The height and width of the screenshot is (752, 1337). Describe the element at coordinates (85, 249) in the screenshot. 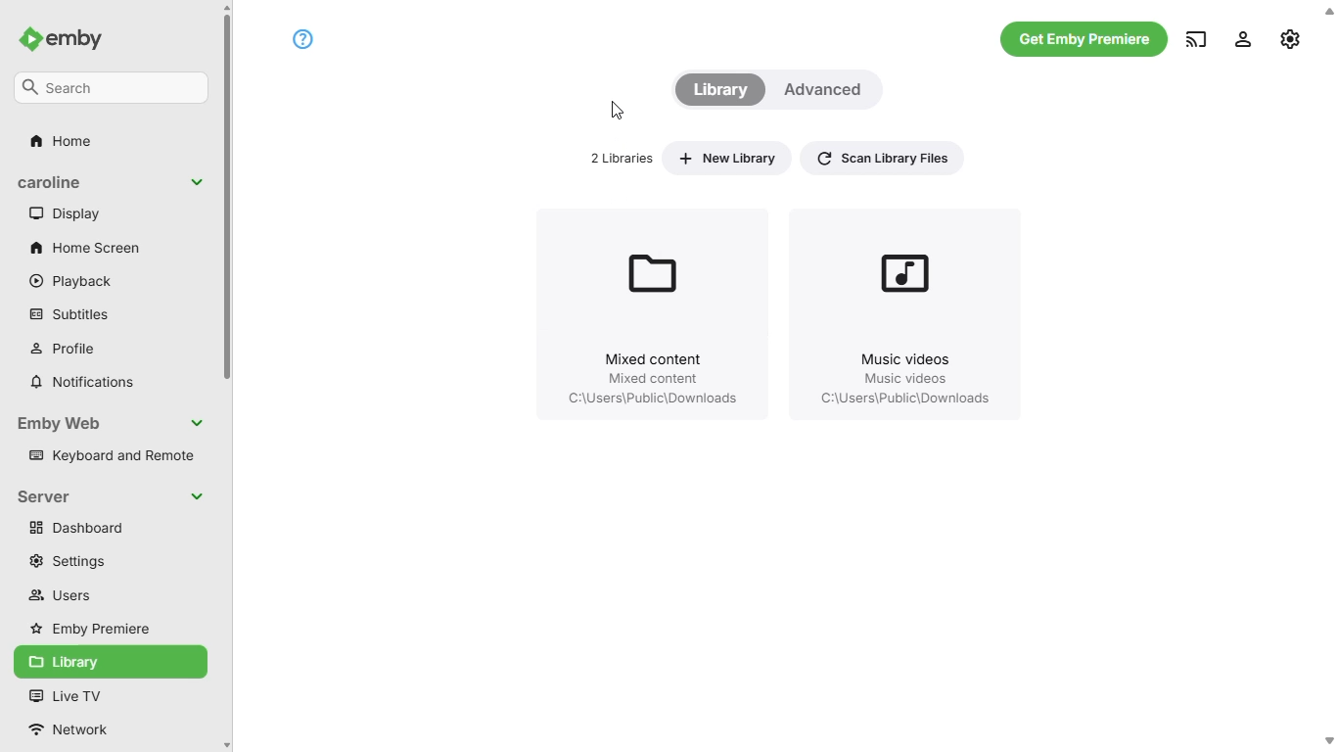

I see `home screen` at that location.